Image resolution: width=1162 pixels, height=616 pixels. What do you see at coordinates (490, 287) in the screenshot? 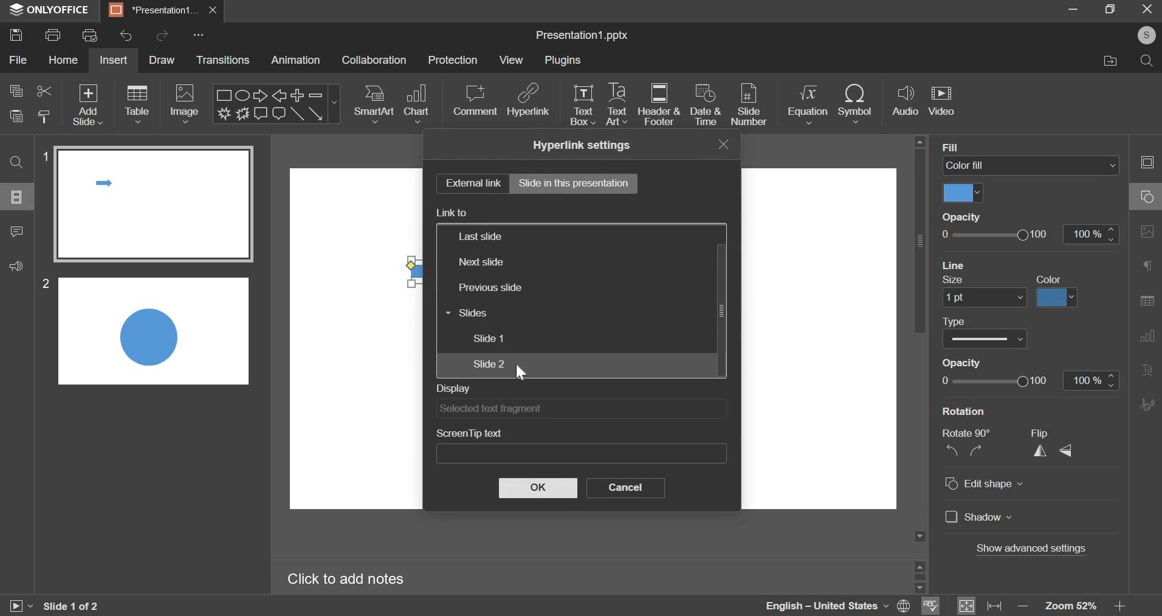
I see `previous slide` at bounding box center [490, 287].